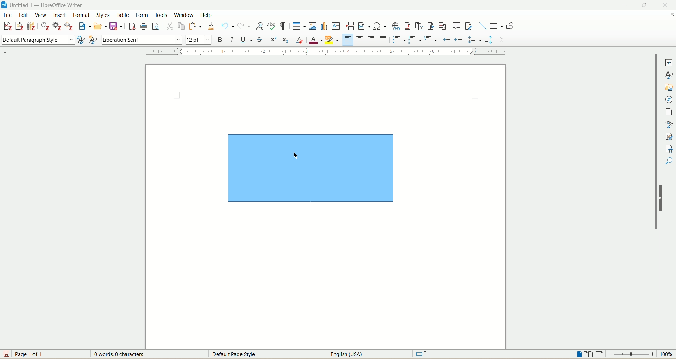  I want to click on ordered list, so click(416, 40).